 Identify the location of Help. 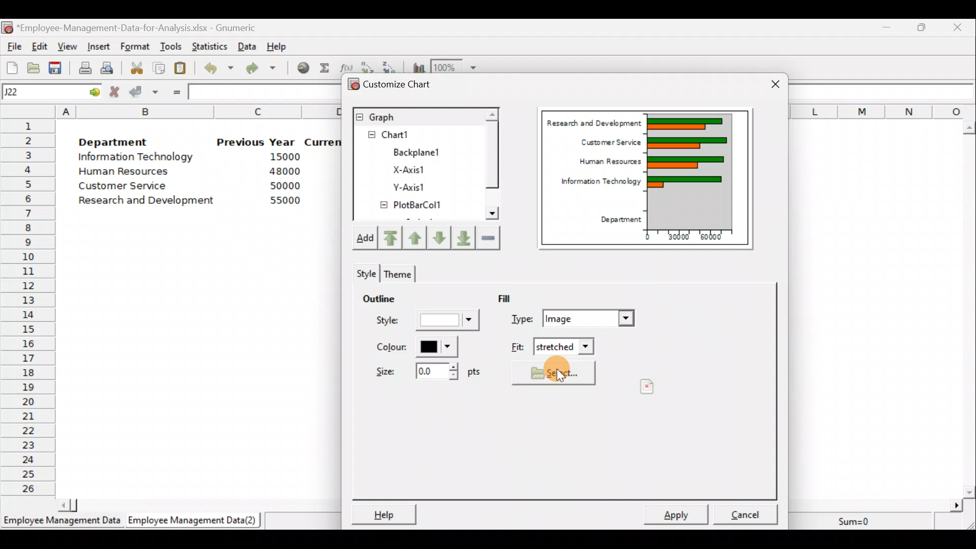
(384, 512).